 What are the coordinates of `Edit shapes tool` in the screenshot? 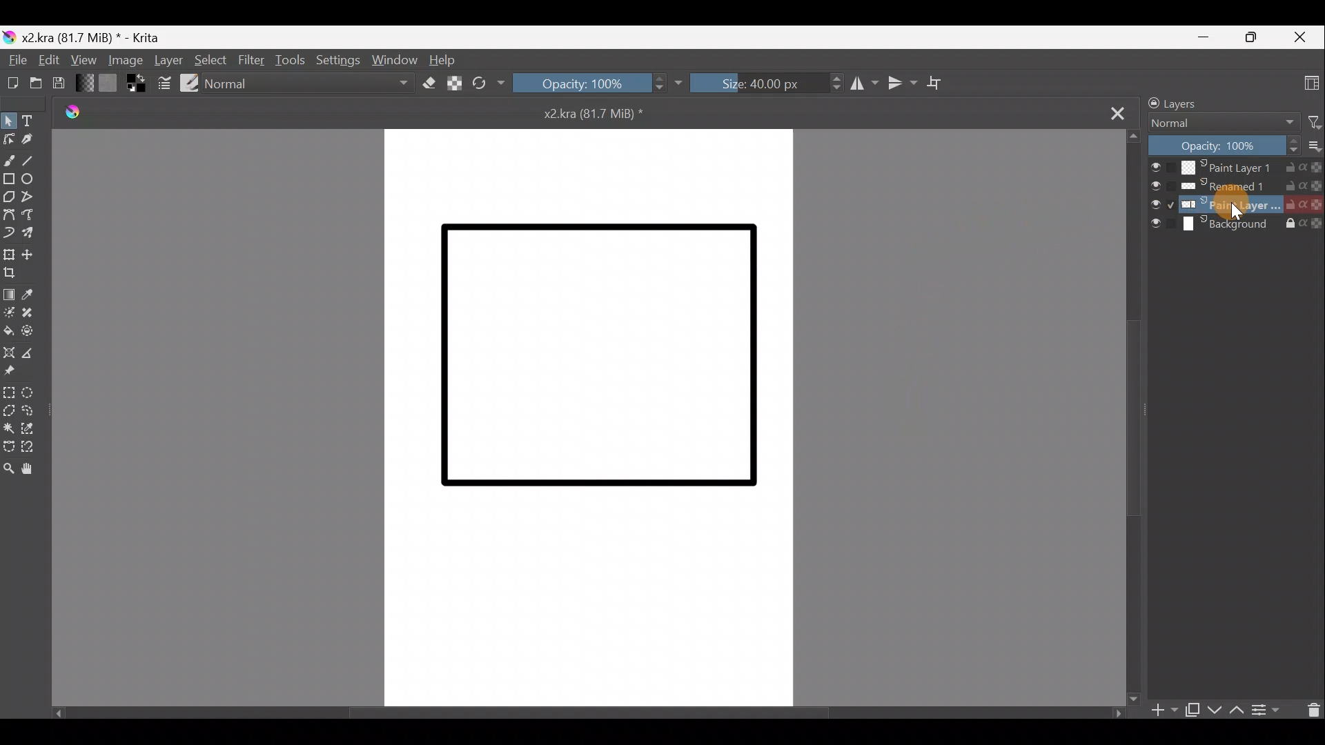 It's located at (10, 139).